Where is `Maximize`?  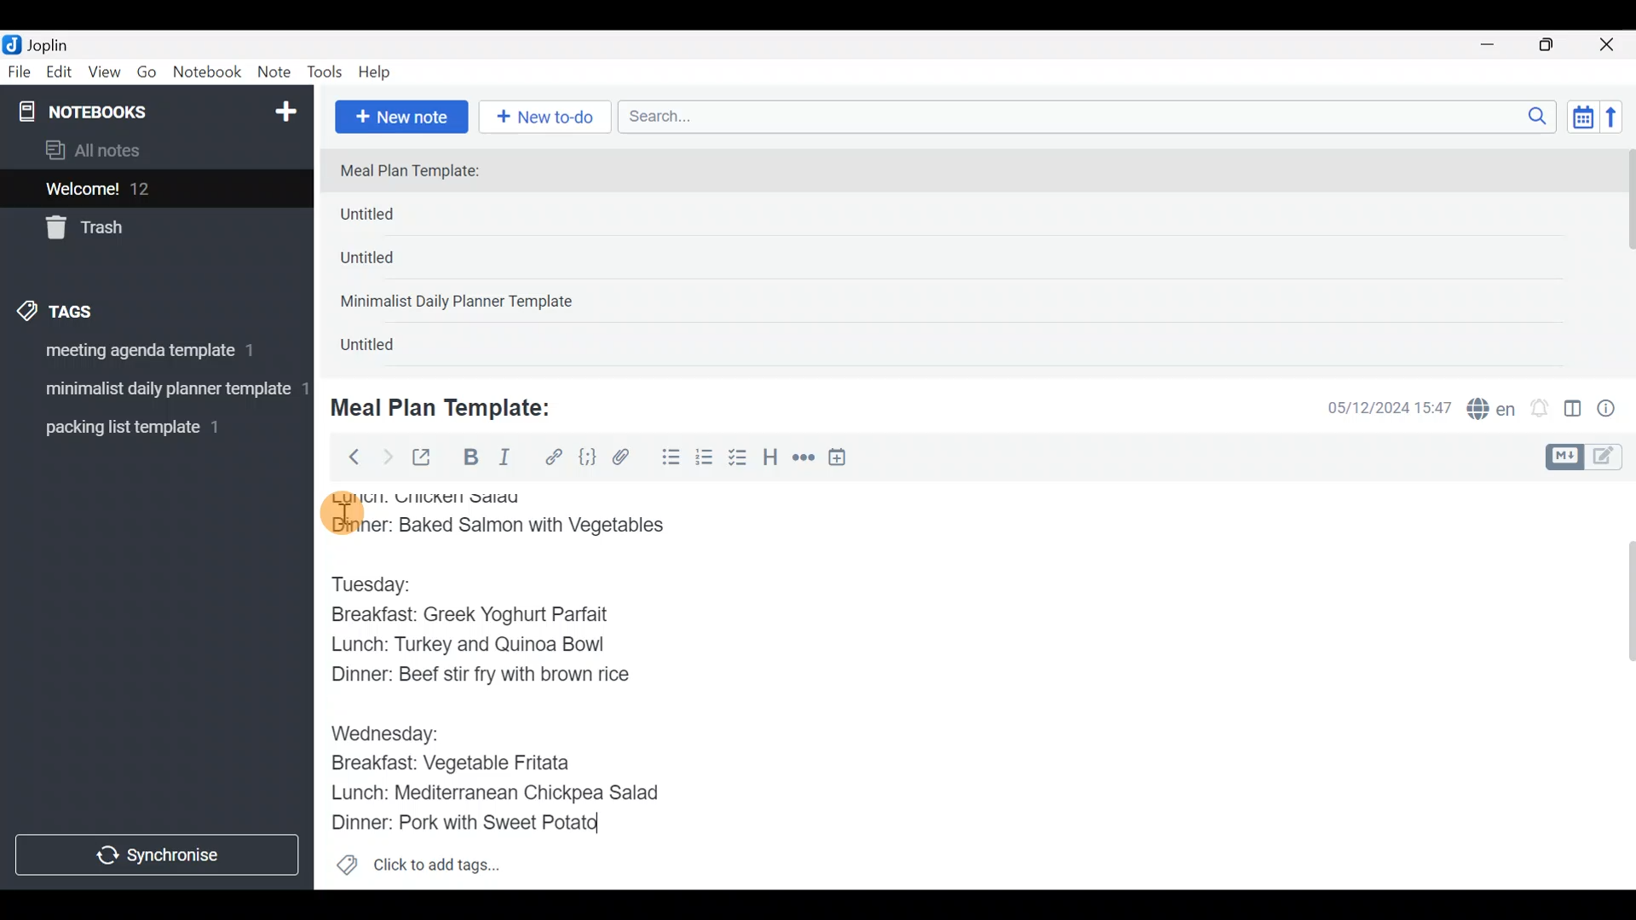 Maximize is located at coordinates (1557, 45).